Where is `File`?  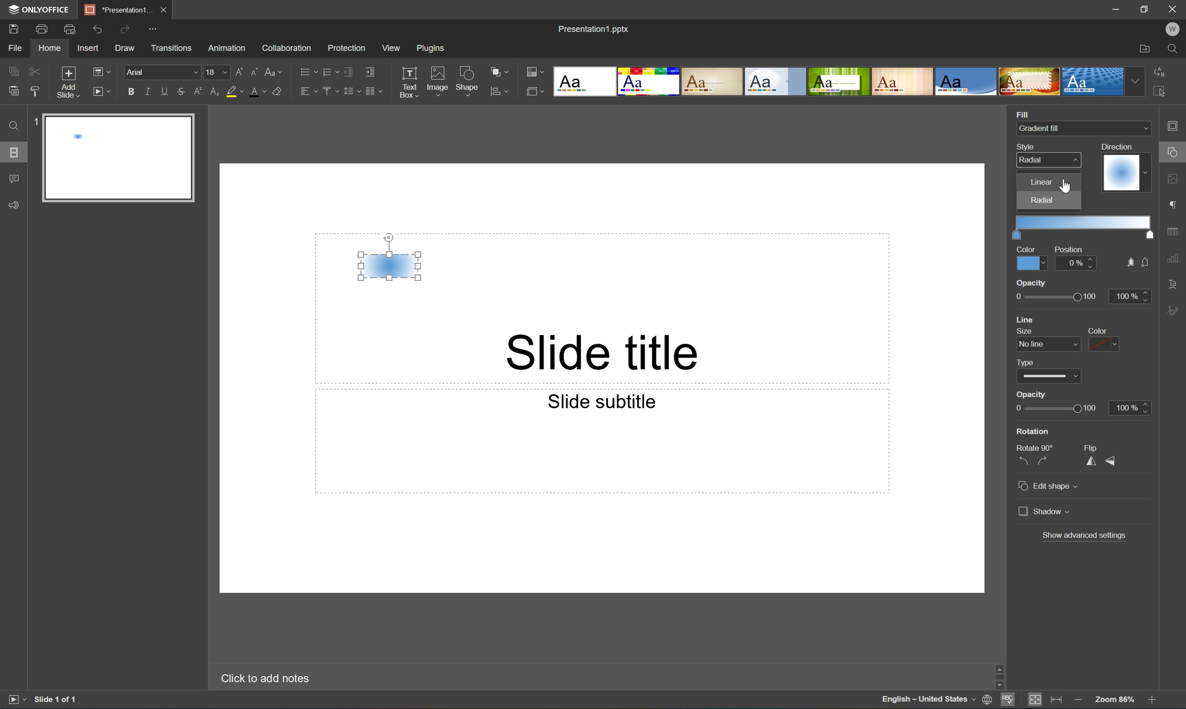 File is located at coordinates (15, 48).